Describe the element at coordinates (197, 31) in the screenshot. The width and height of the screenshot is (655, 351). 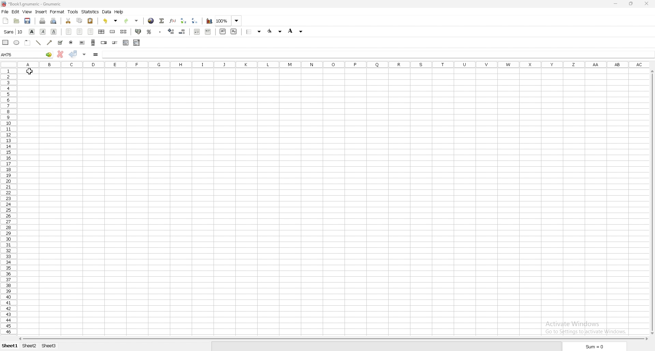
I see `decrease indent` at that location.